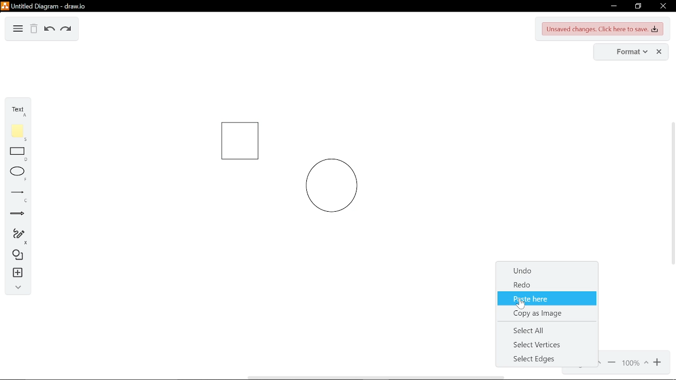  I want to click on format, so click(625, 52).